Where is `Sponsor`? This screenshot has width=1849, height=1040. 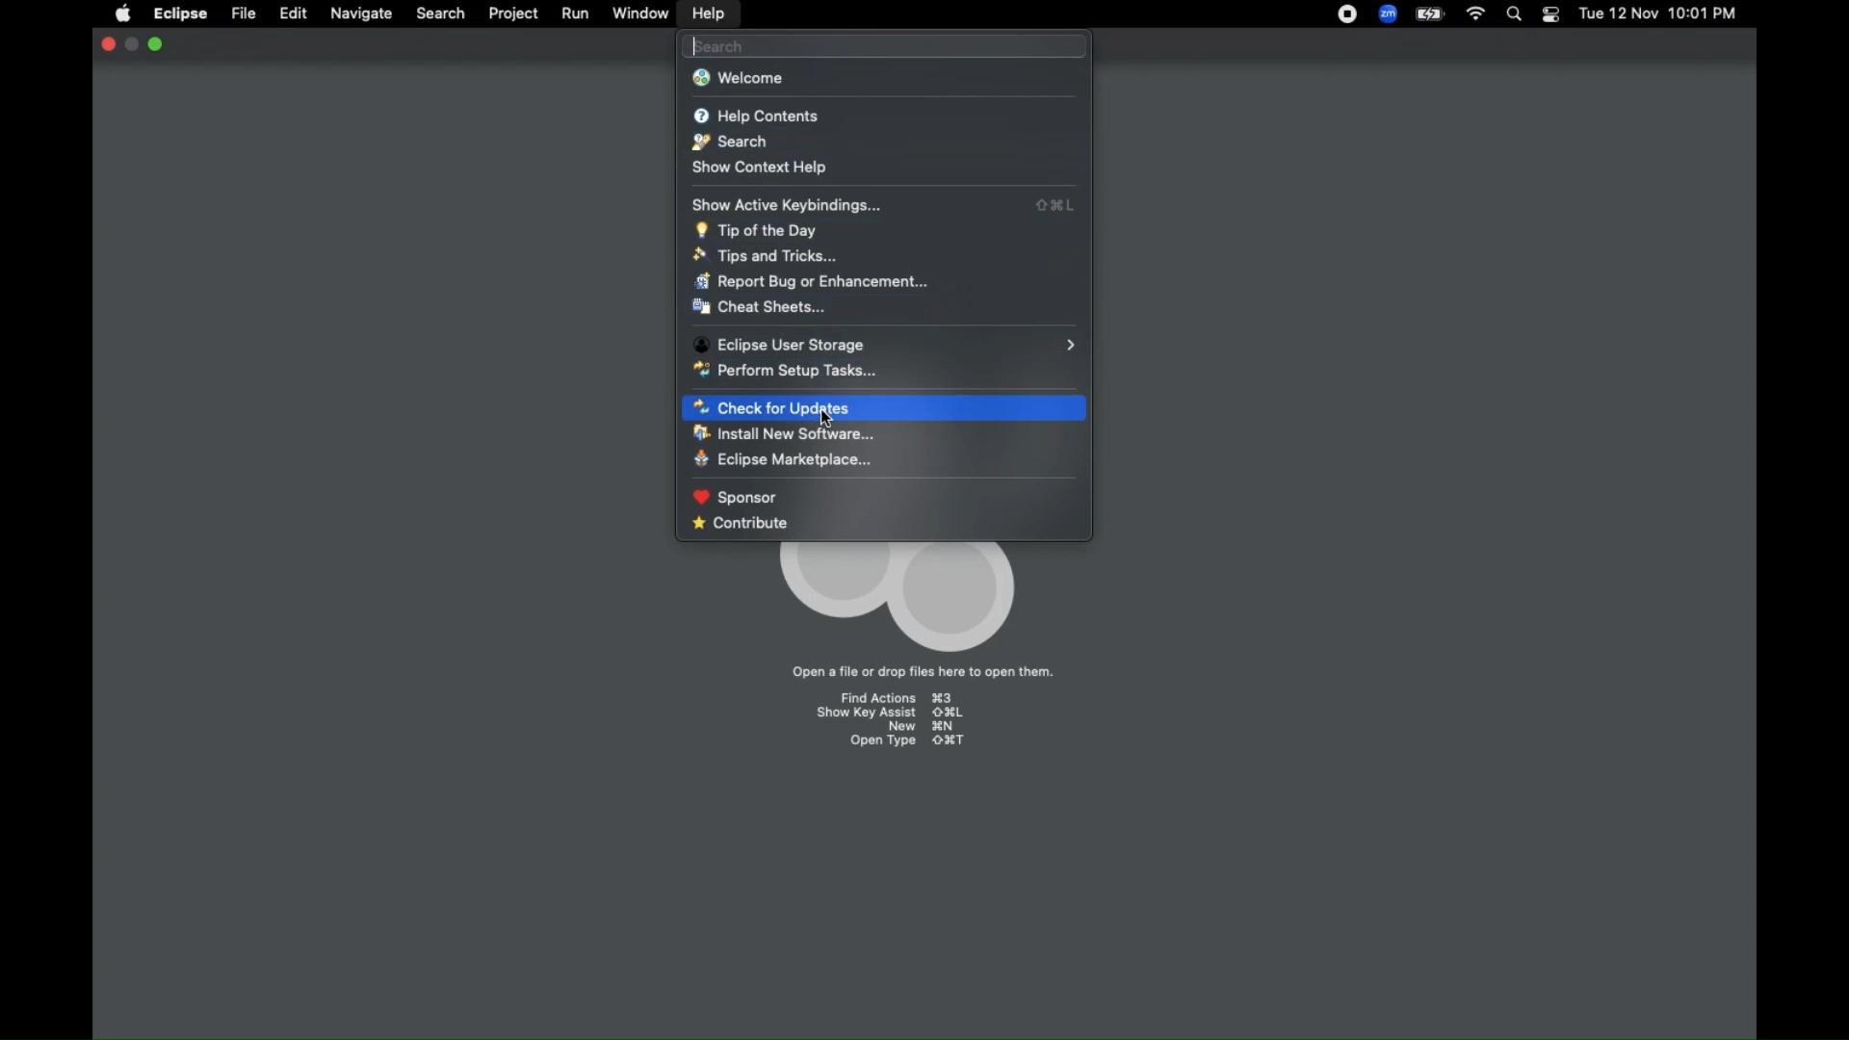
Sponsor is located at coordinates (882, 497).